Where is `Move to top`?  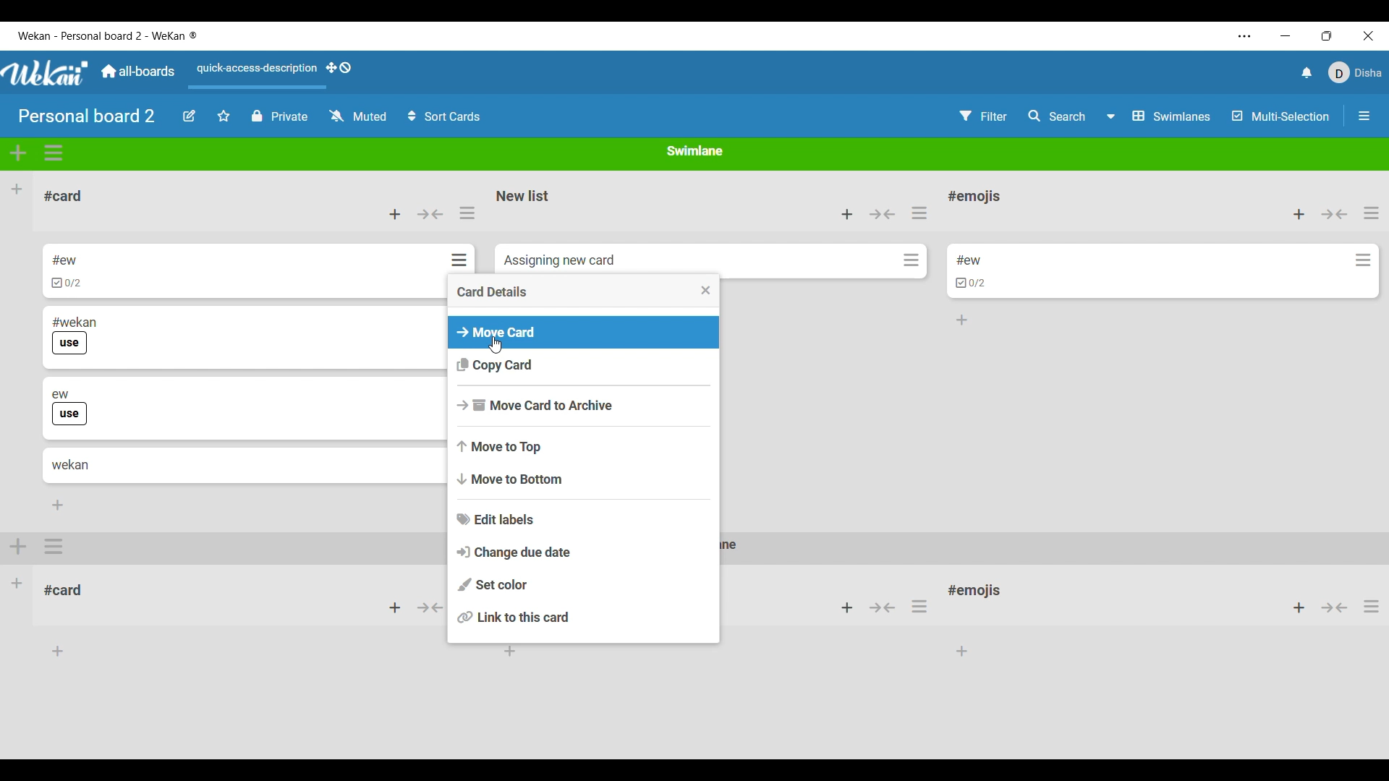
Move to top is located at coordinates (585, 446).